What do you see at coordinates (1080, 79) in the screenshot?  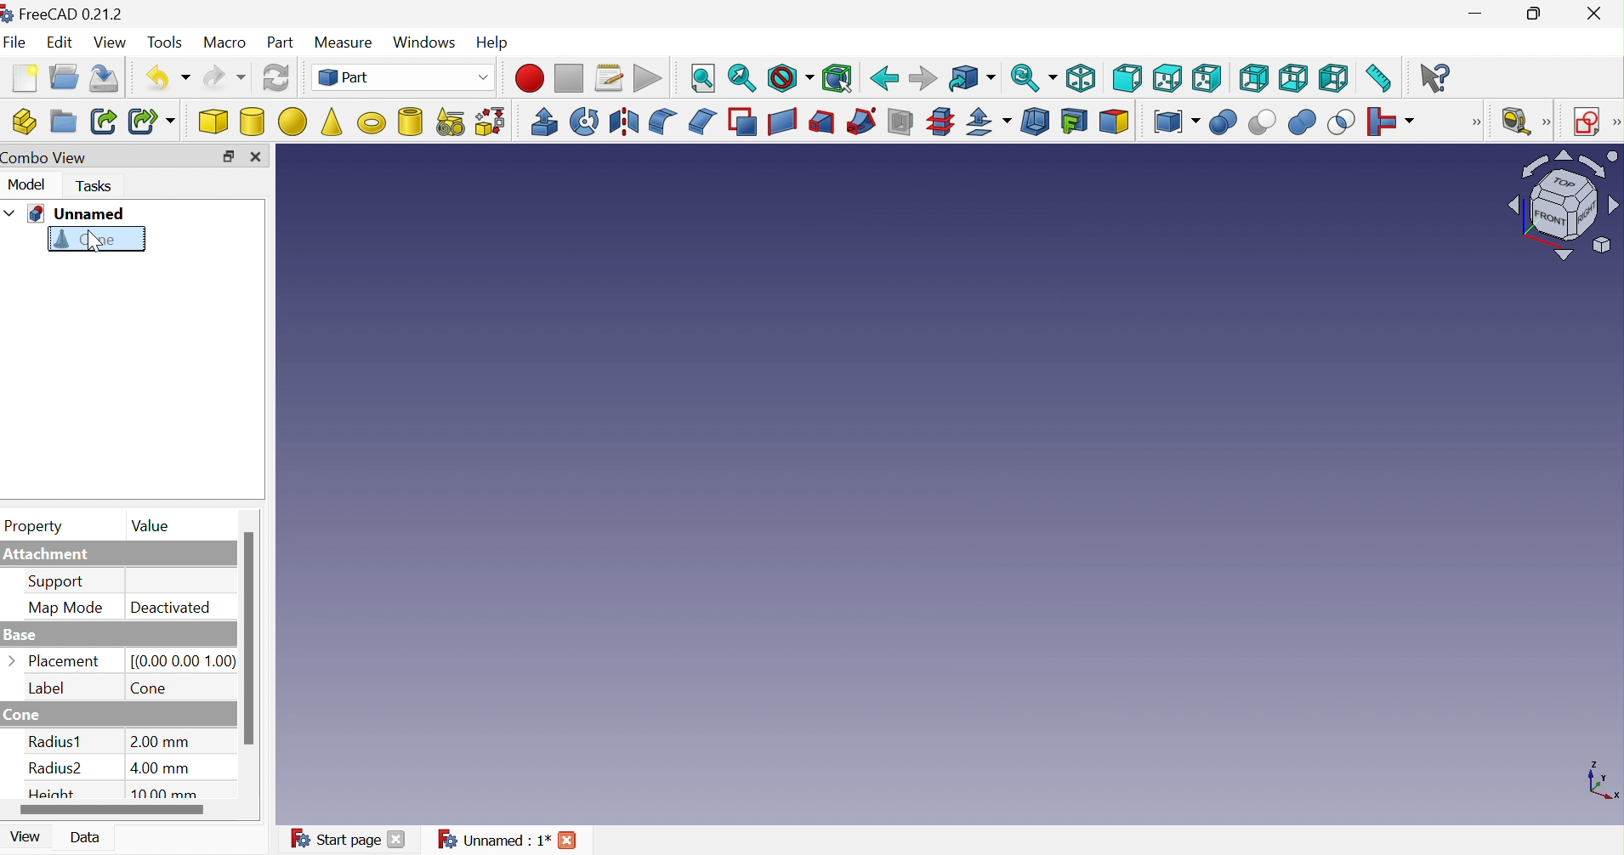 I see `Isometric` at bounding box center [1080, 79].